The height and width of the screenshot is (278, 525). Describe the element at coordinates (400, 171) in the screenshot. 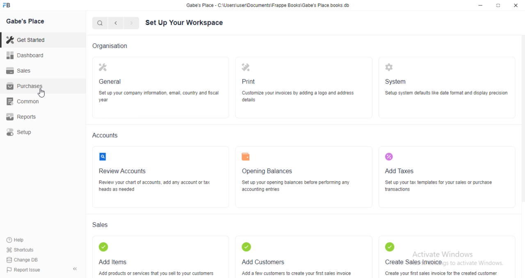

I see `Add Taxes` at that location.